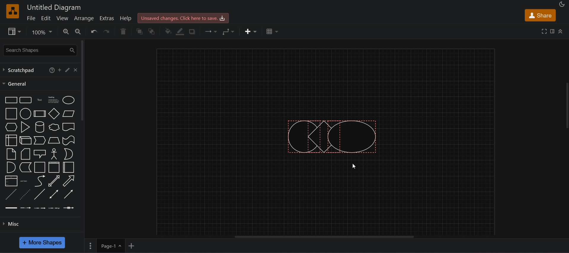  Describe the element at coordinates (77, 31) in the screenshot. I see `zoom out` at that location.